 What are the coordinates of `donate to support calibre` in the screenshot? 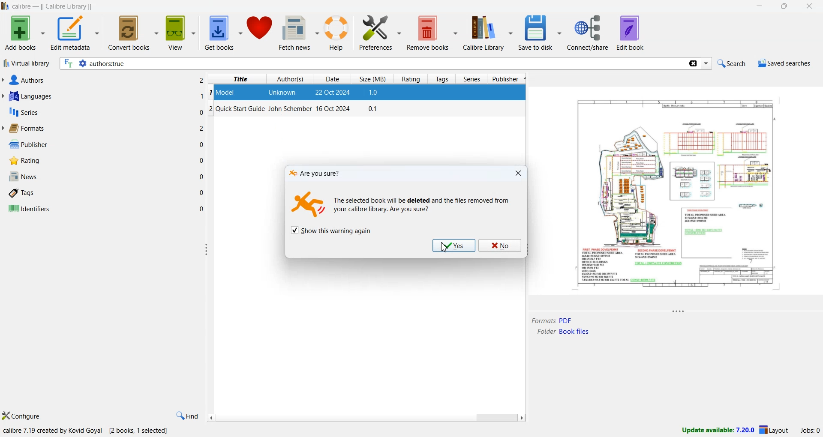 It's located at (261, 30).